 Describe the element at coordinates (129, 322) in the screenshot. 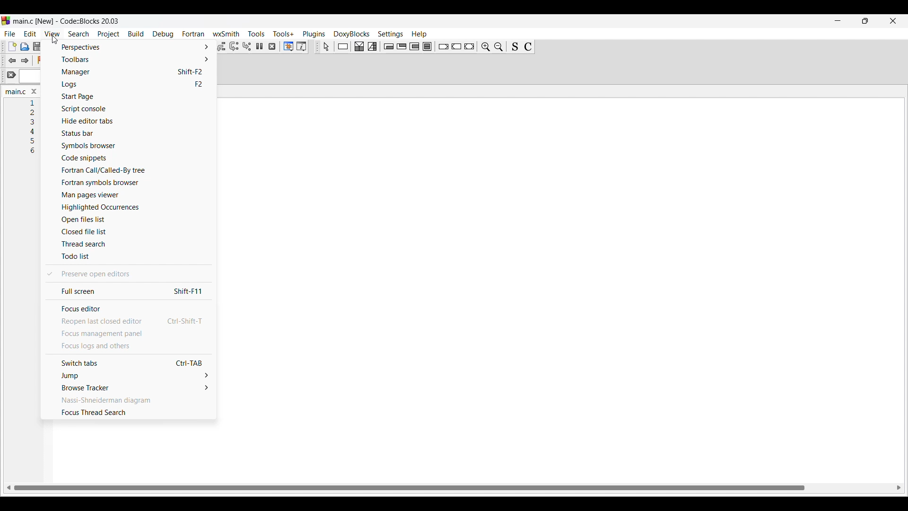

I see `Reopen last closed editor` at that location.